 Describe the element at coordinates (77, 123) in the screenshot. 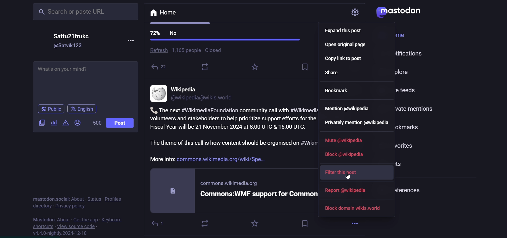

I see `emoji` at that location.